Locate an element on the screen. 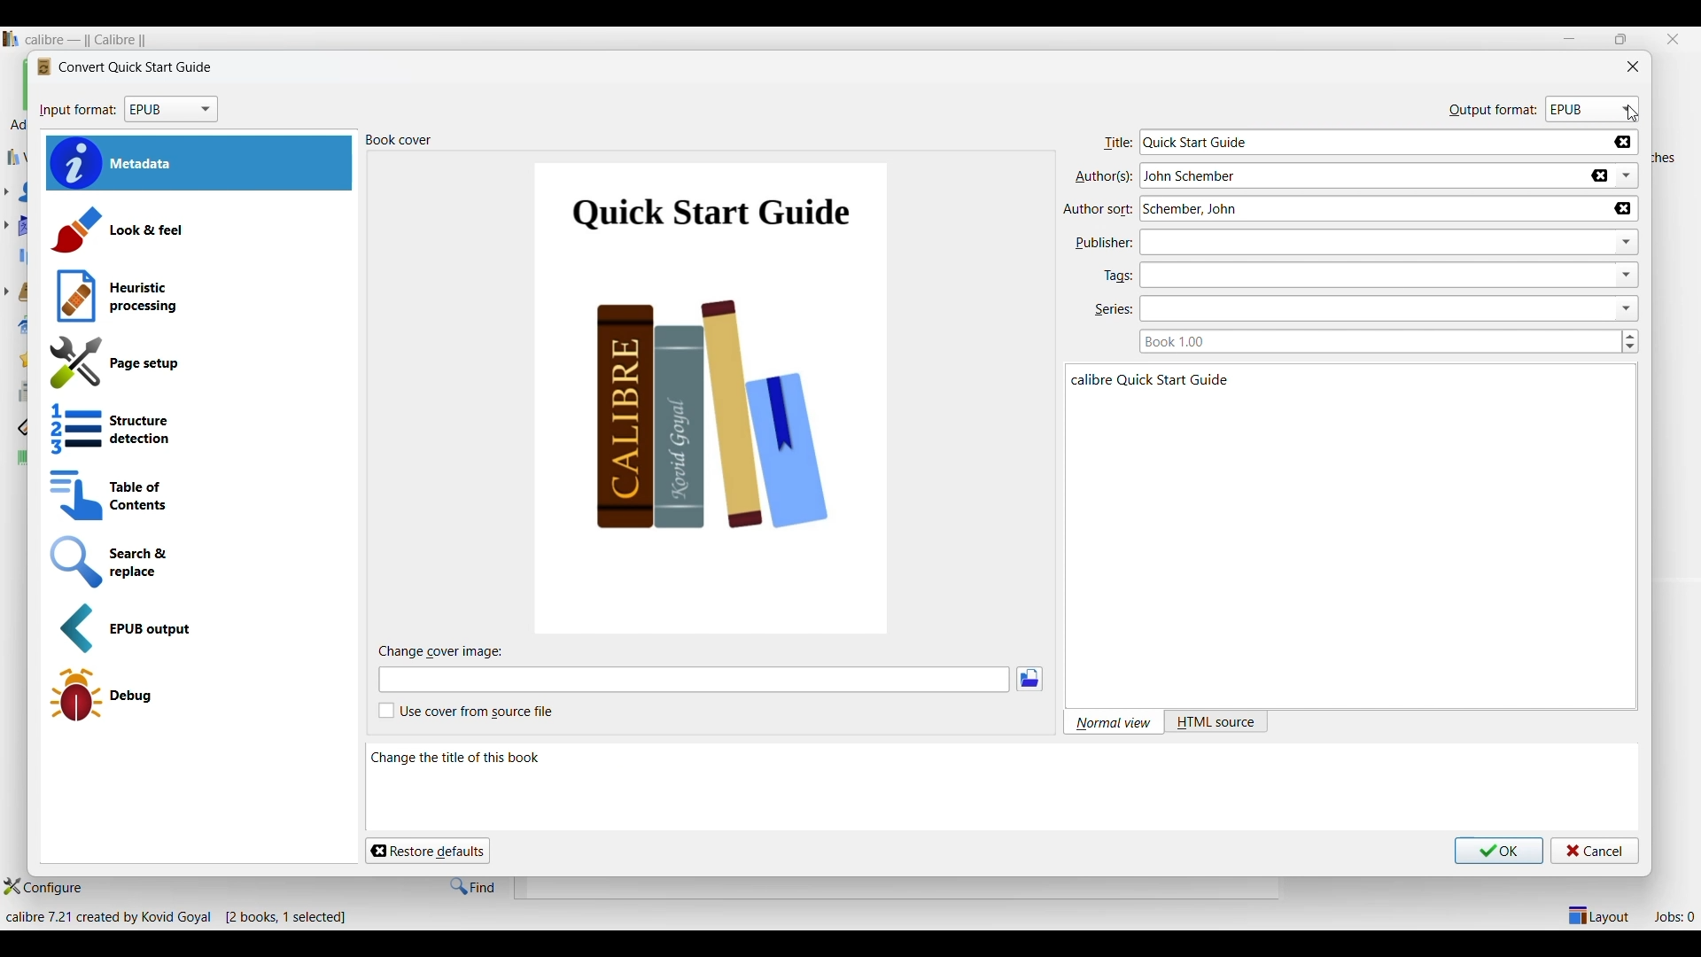 Image resolution: width=1701 pixels, height=957 pixels. Description of current selection is located at coordinates (1000, 790).